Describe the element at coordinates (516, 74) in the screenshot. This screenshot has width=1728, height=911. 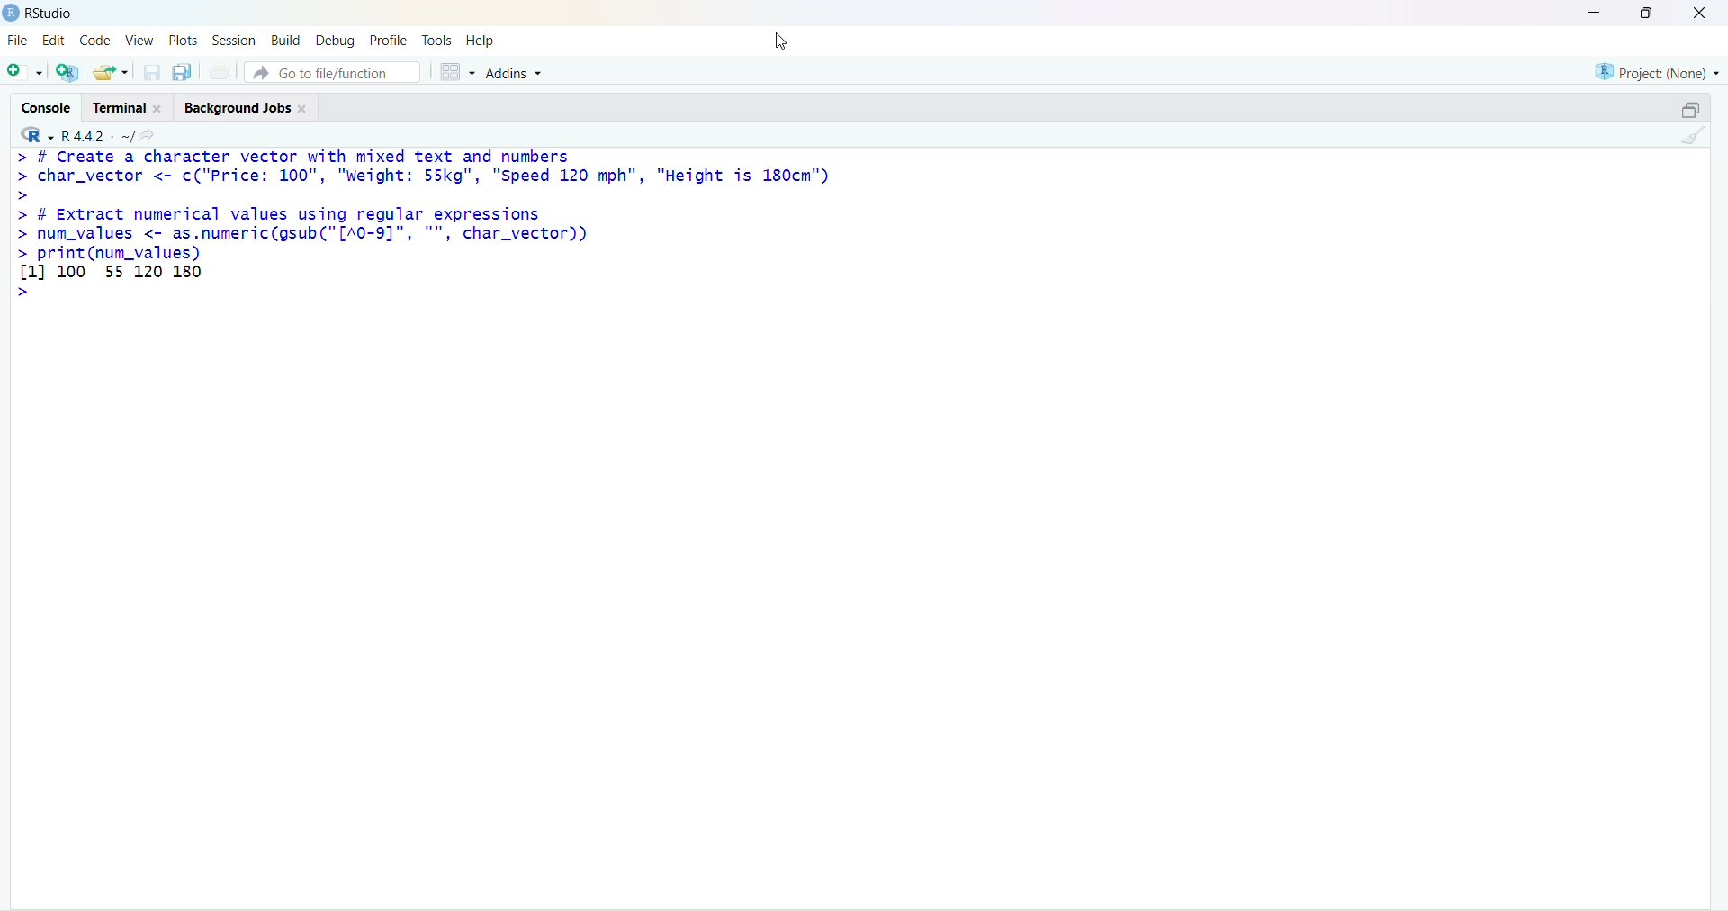
I see `Addins` at that location.